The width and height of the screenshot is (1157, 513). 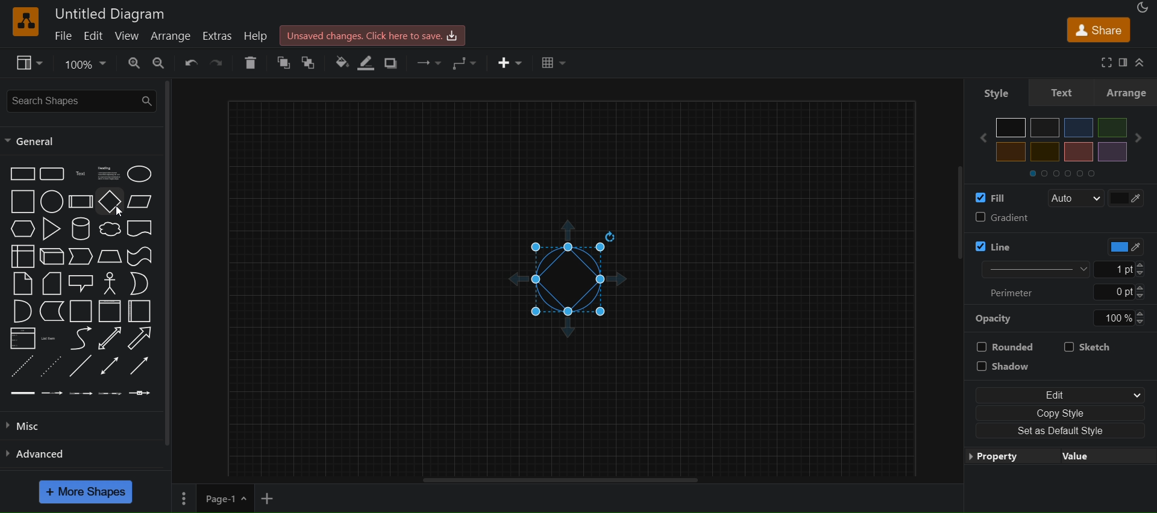 What do you see at coordinates (274, 499) in the screenshot?
I see `add new page` at bounding box center [274, 499].